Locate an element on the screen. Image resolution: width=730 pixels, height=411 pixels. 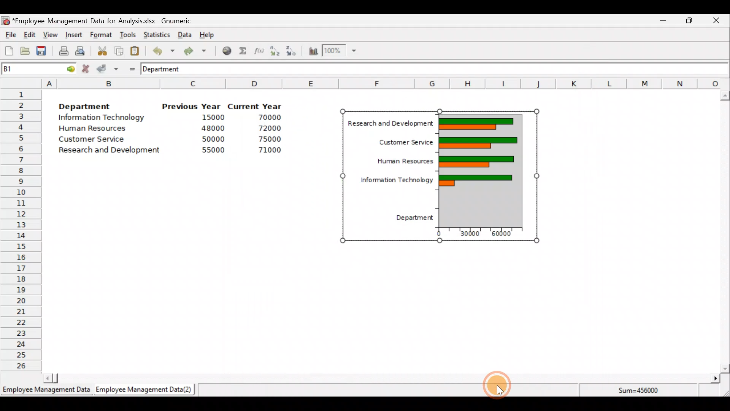
Copy the selection is located at coordinates (118, 49).